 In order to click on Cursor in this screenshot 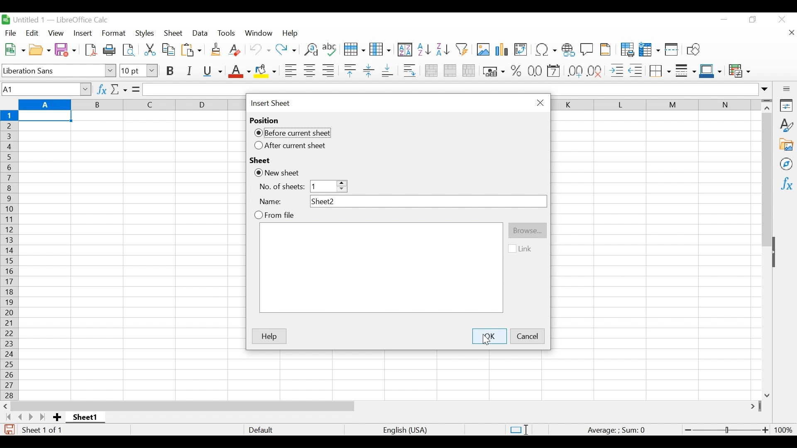, I will do `click(485, 340)`.